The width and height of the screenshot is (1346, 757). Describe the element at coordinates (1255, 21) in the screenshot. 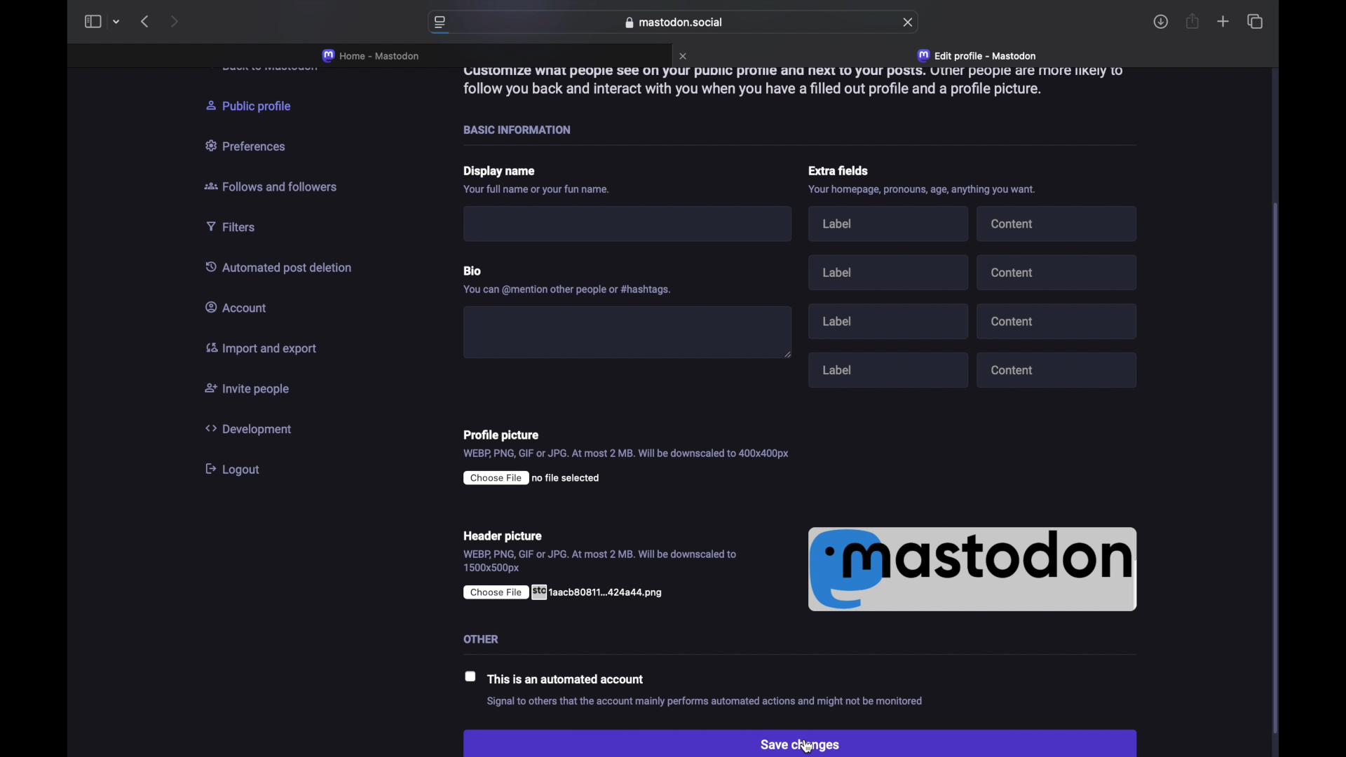

I see `show tab overview` at that location.